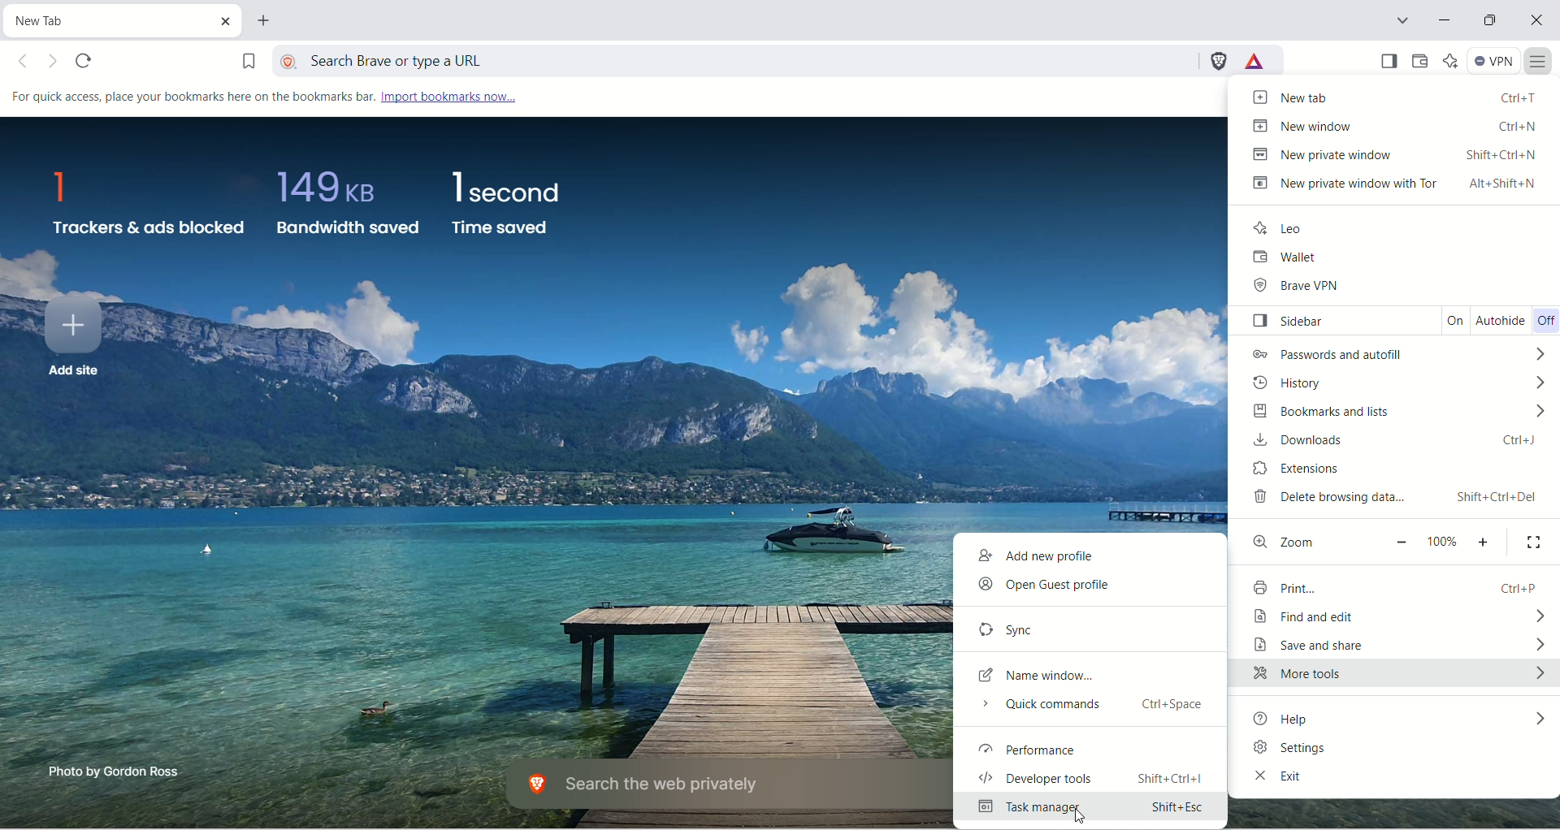 This screenshot has height=830, width=1560. Describe the element at coordinates (1396, 124) in the screenshot. I see `new window` at that location.